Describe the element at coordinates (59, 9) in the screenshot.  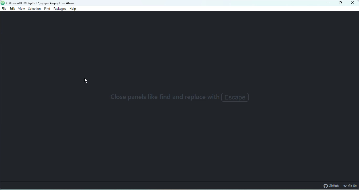
I see `packages` at that location.